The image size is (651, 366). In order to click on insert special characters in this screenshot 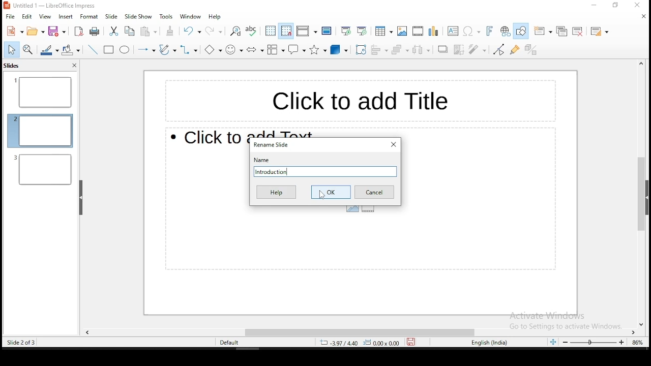, I will do `click(472, 31)`.